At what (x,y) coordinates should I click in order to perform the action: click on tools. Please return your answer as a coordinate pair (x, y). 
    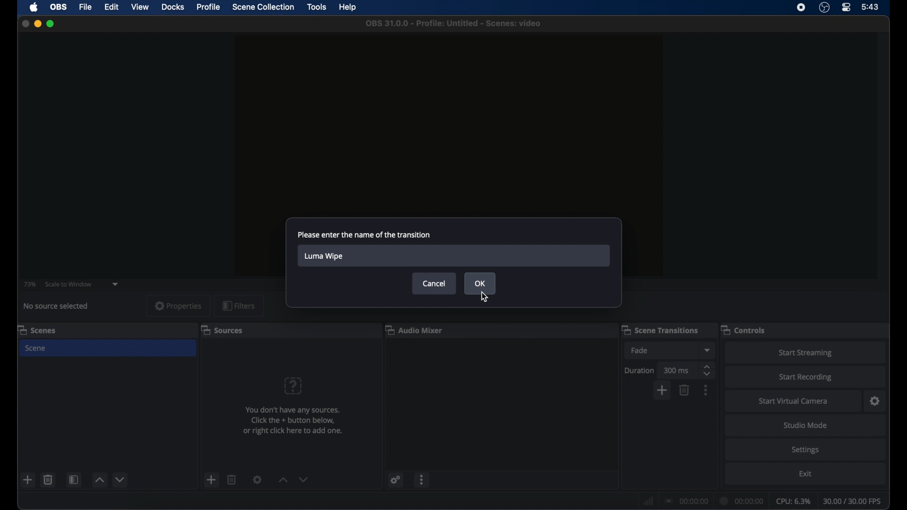
    Looking at the image, I should click on (317, 7).